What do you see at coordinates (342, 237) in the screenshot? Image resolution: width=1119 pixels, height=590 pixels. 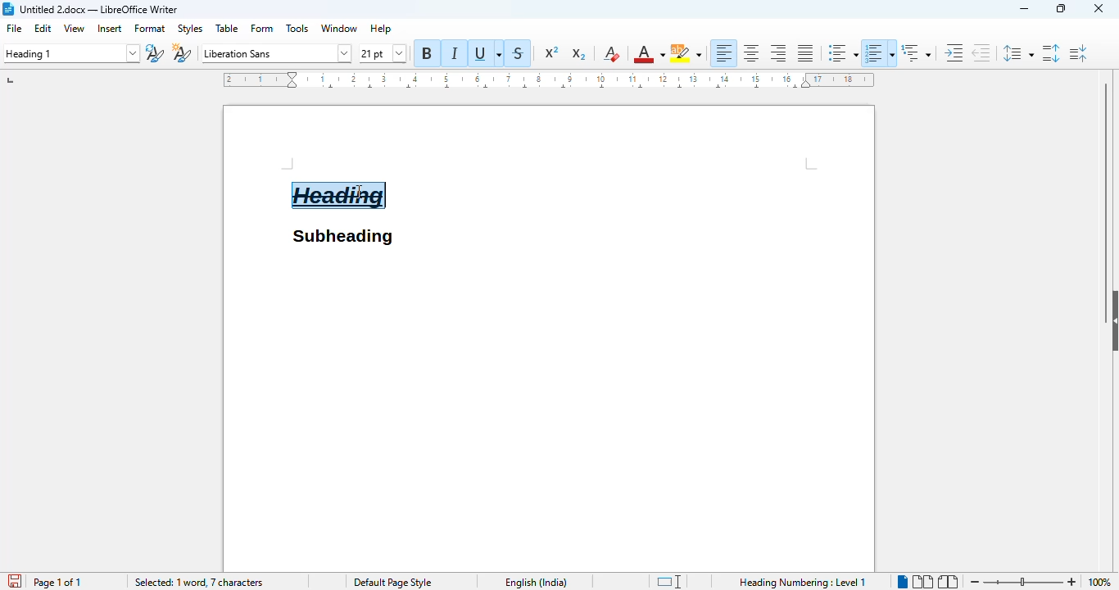 I see `text` at bounding box center [342, 237].